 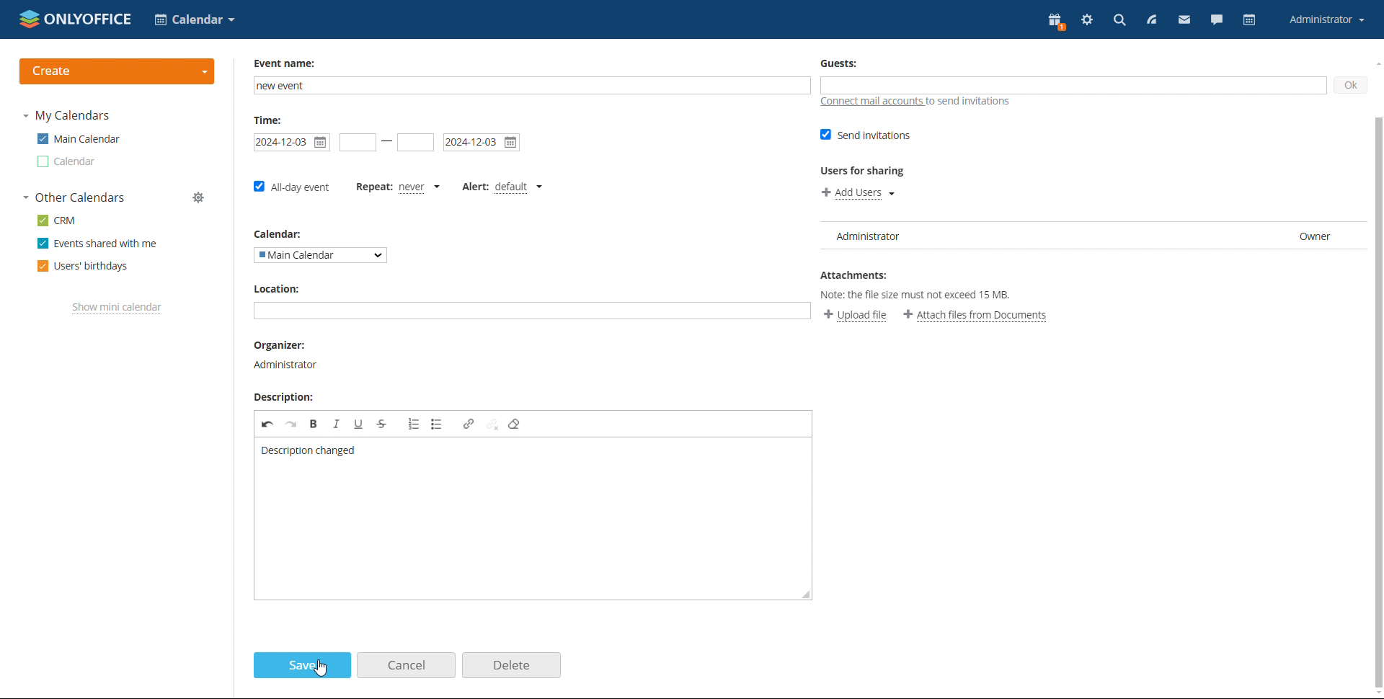 What do you see at coordinates (292, 190) in the screenshot?
I see `all-day event checkbox` at bounding box center [292, 190].